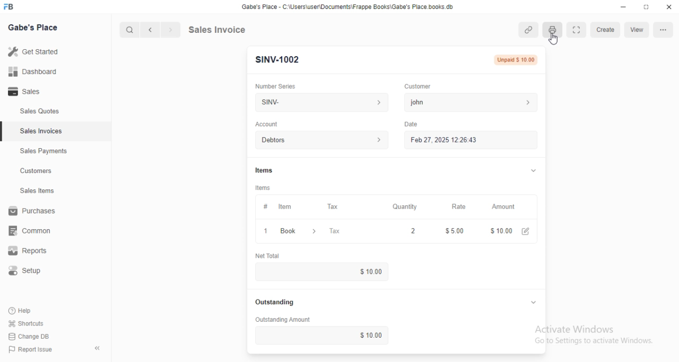  What do you see at coordinates (129, 30) in the screenshot?
I see `search` at bounding box center [129, 30].